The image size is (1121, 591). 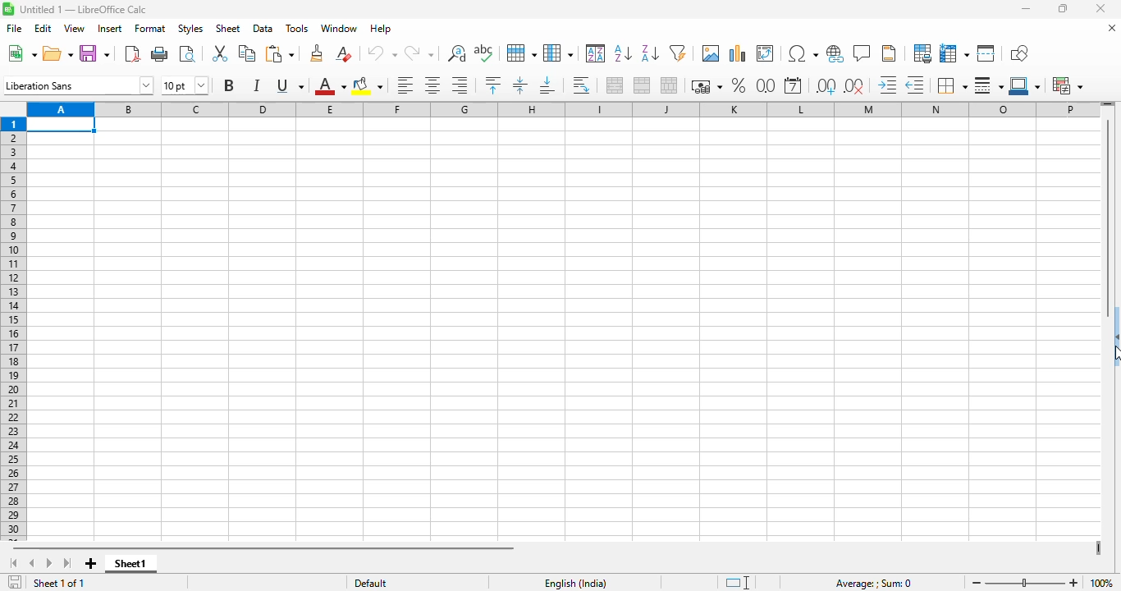 What do you see at coordinates (1068, 85) in the screenshot?
I see `conditional` at bounding box center [1068, 85].